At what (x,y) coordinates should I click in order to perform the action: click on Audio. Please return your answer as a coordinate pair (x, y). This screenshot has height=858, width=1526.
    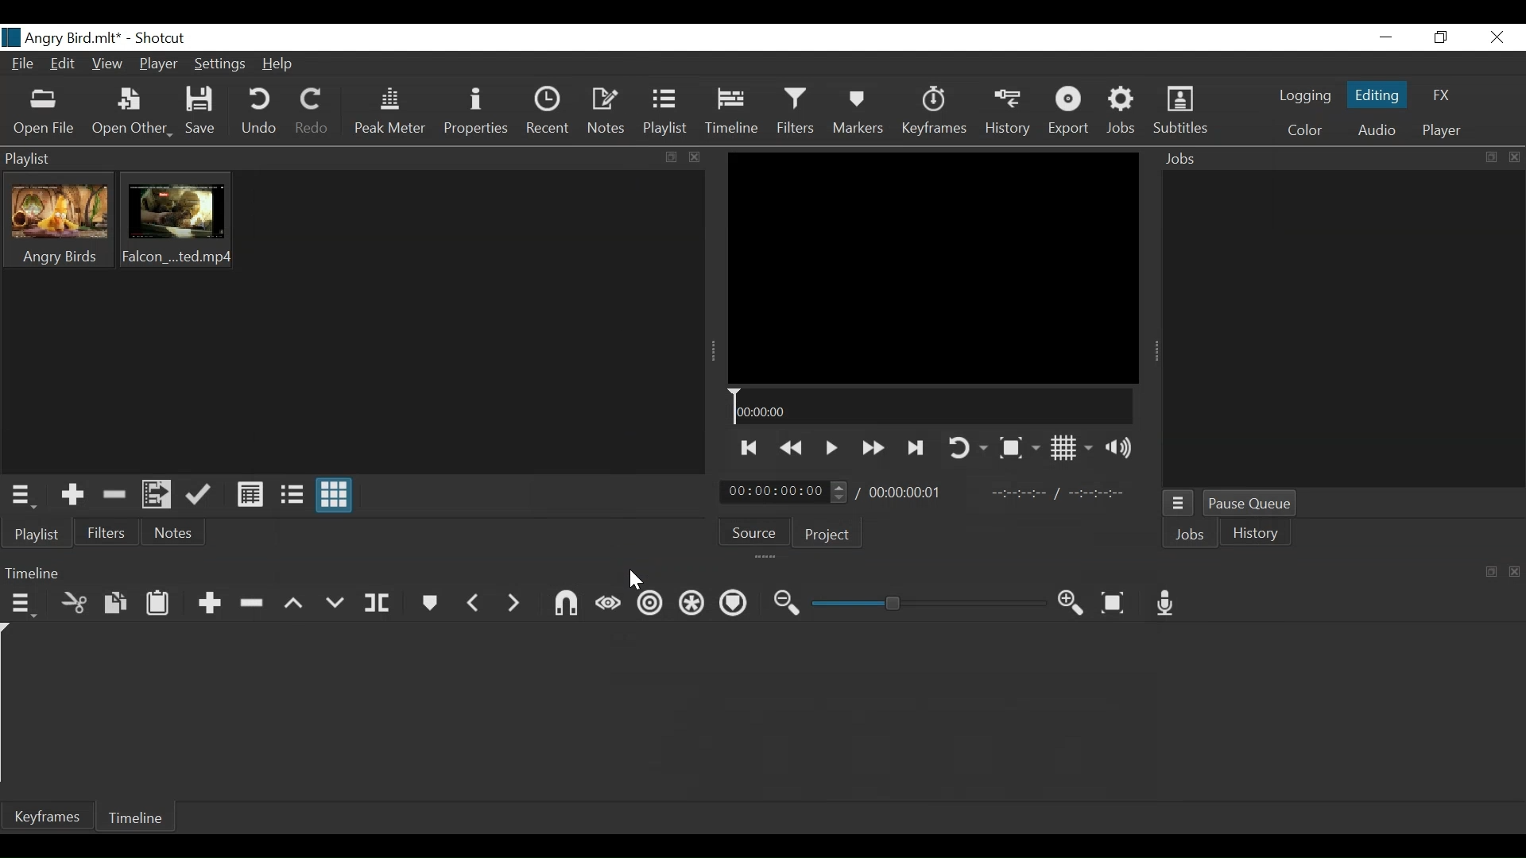
    Looking at the image, I should click on (1375, 131).